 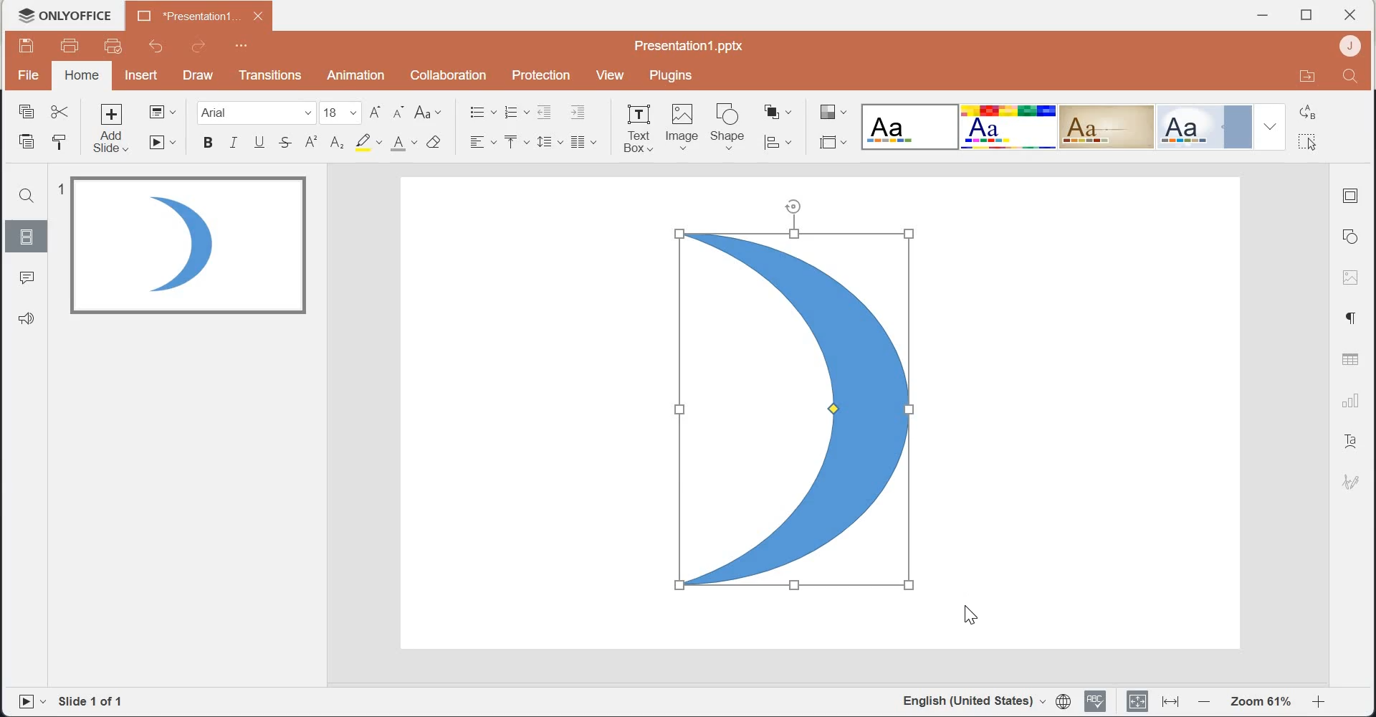 What do you see at coordinates (369, 142) in the screenshot?
I see `Highlight color` at bounding box center [369, 142].